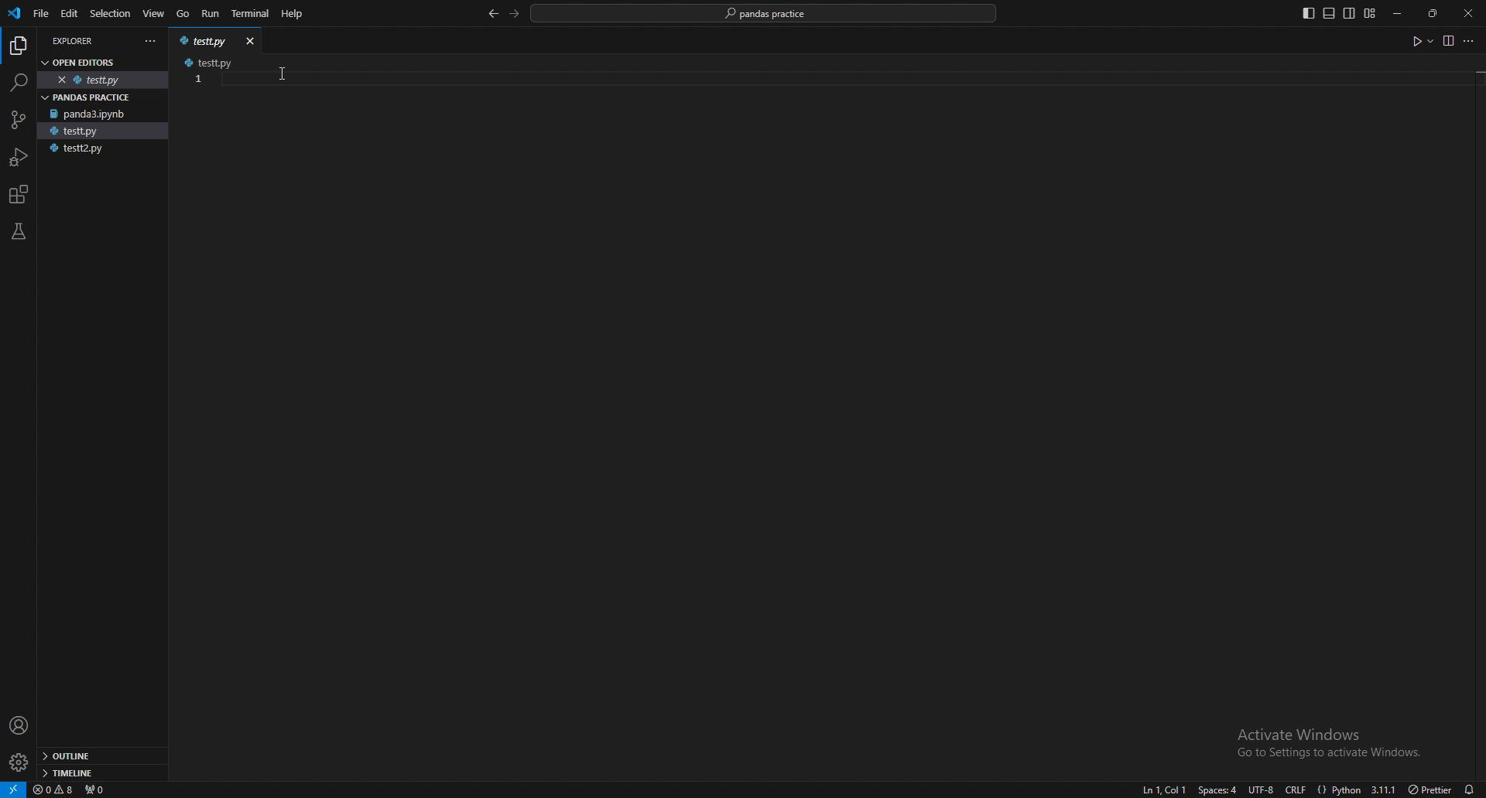 This screenshot has height=798, width=1486. Describe the element at coordinates (1402, 14) in the screenshot. I see `minimize` at that location.